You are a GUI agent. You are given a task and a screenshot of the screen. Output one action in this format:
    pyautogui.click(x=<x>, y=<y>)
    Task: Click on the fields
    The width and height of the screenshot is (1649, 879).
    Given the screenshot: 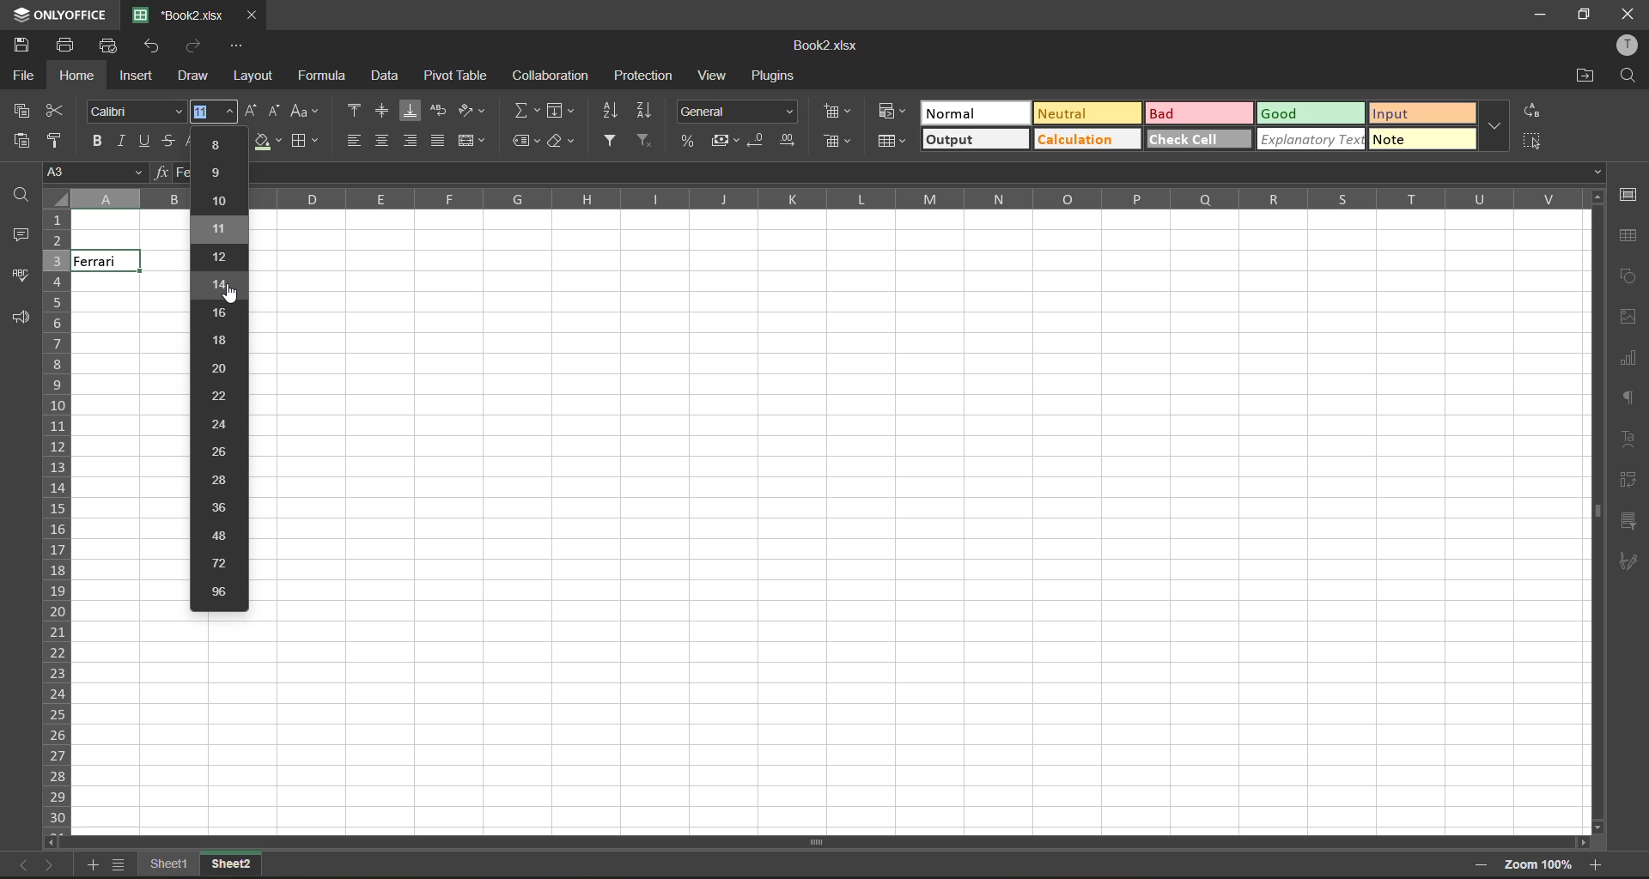 What is the action you would take?
    pyautogui.click(x=562, y=110)
    